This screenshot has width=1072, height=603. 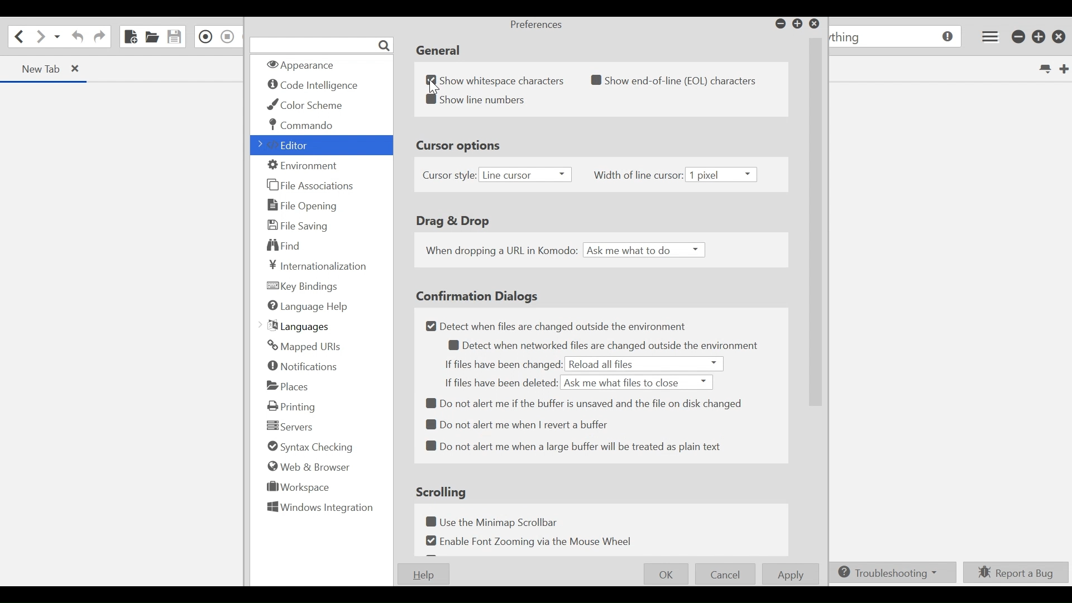 I want to click on Language Help, so click(x=307, y=306).